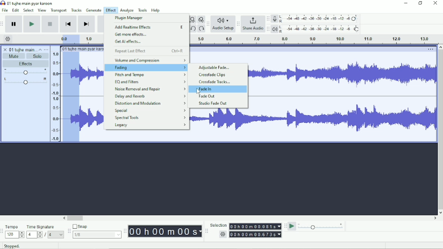 This screenshot has width=443, height=249. I want to click on Generate, so click(94, 10).